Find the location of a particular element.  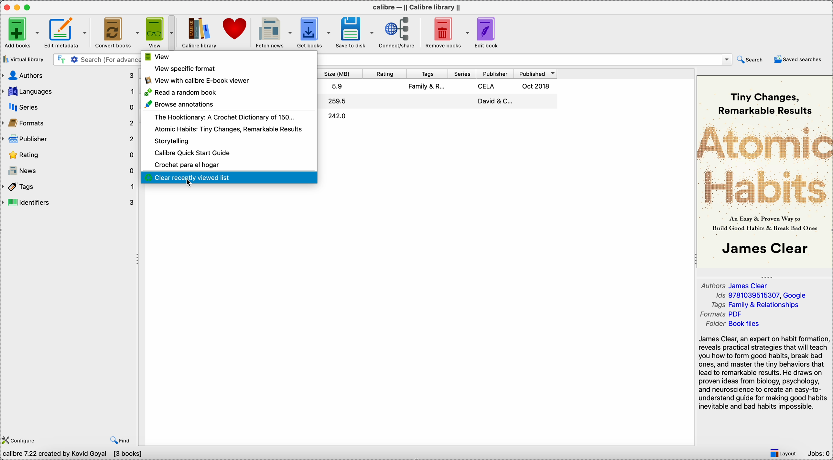

Formats PDF is located at coordinates (727, 315).